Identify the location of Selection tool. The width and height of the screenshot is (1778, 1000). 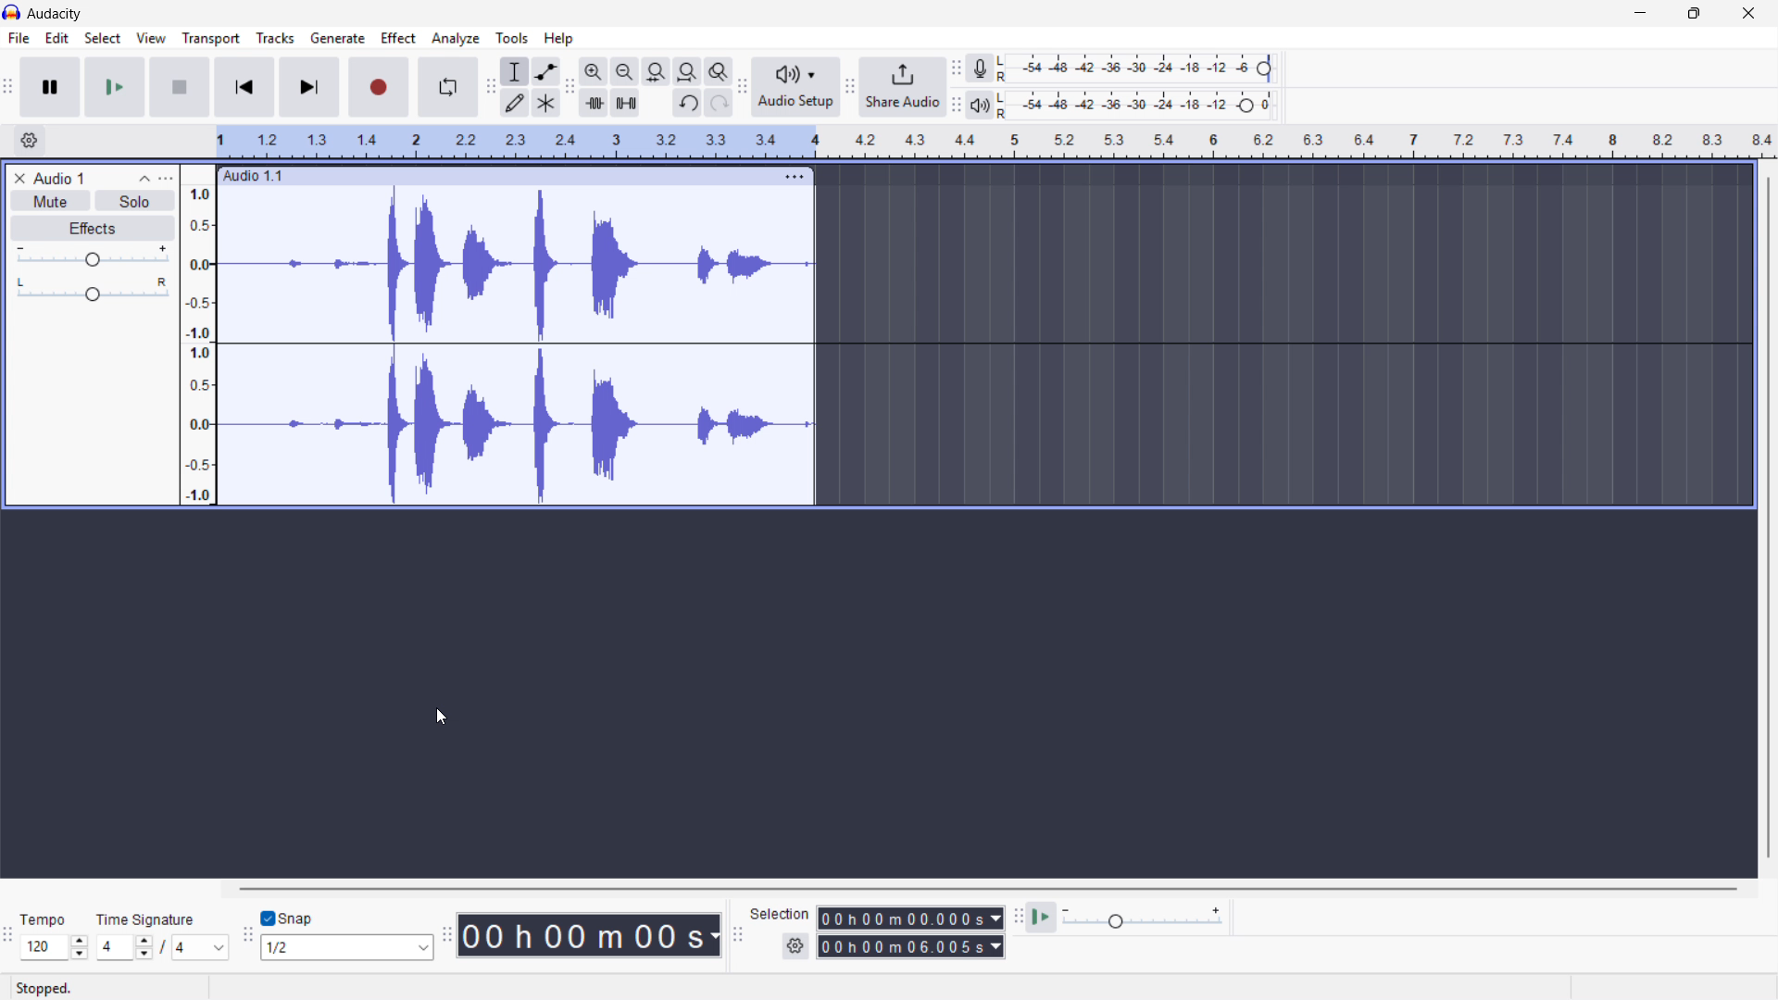
(516, 71).